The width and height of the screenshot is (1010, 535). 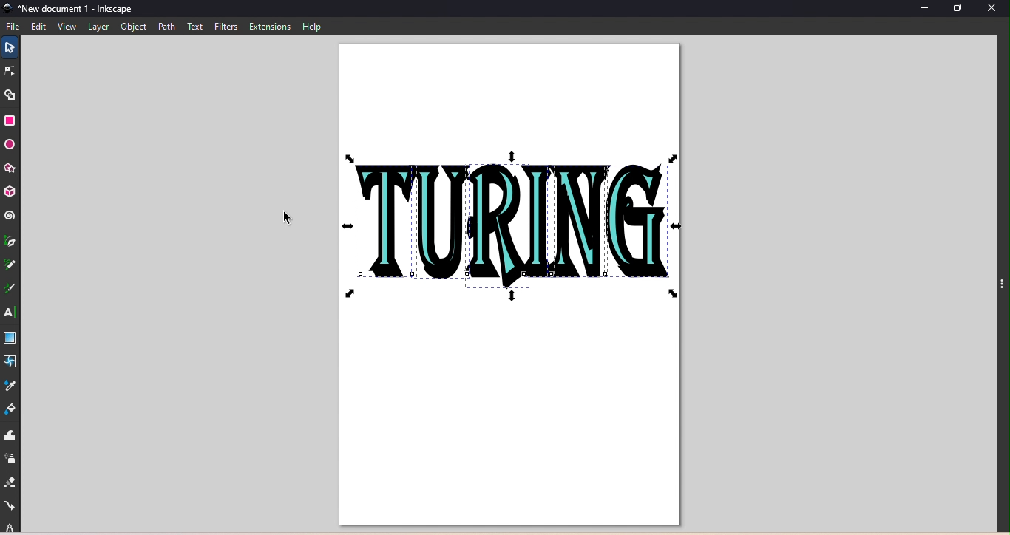 What do you see at coordinates (285, 219) in the screenshot?
I see `Cursor` at bounding box center [285, 219].